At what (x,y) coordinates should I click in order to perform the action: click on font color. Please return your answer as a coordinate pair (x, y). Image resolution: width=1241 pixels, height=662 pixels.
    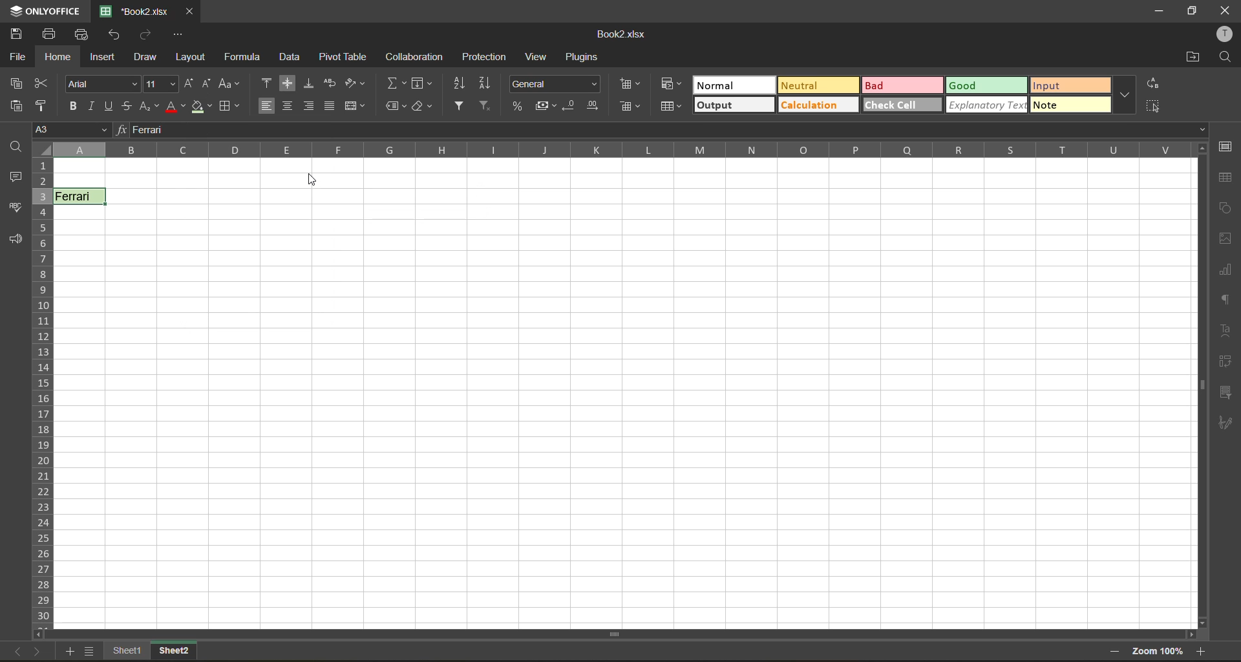
    Looking at the image, I should click on (175, 107).